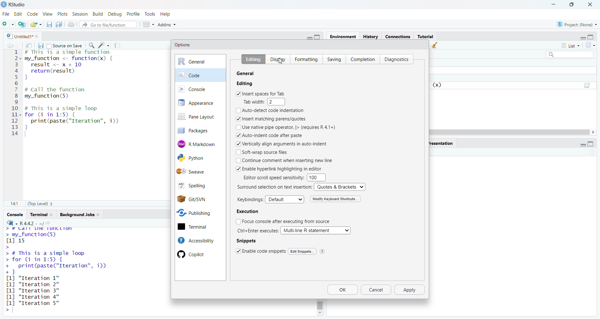 The image size is (600, 319). I want to click on Copilot, so click(194, 255).